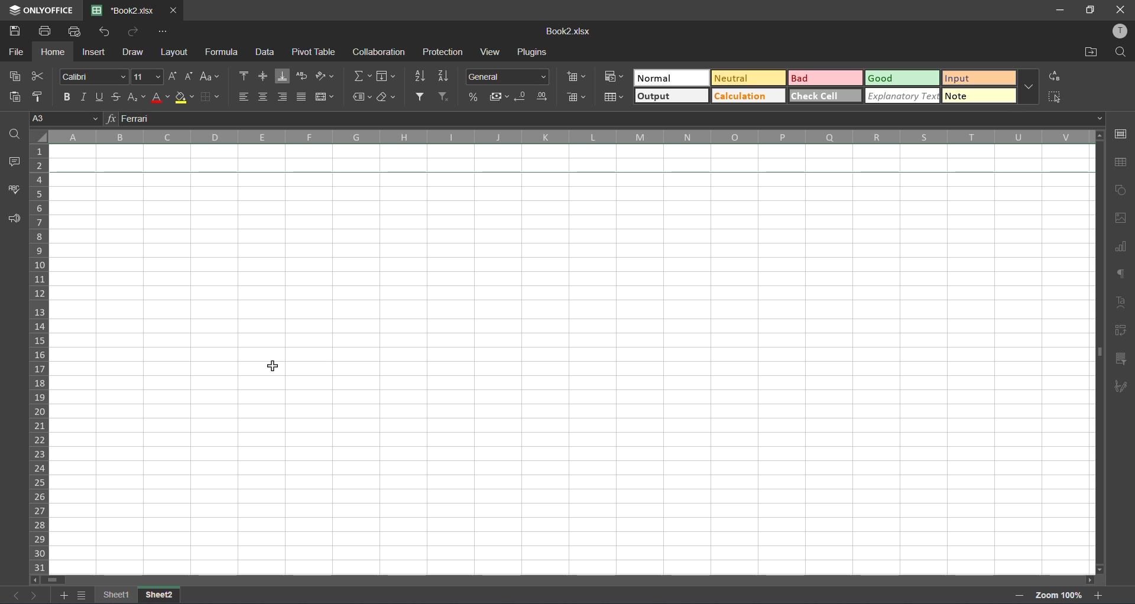 The width and height of the screenshot is (1135, 604). I want to click on paste, so click(14, 96).